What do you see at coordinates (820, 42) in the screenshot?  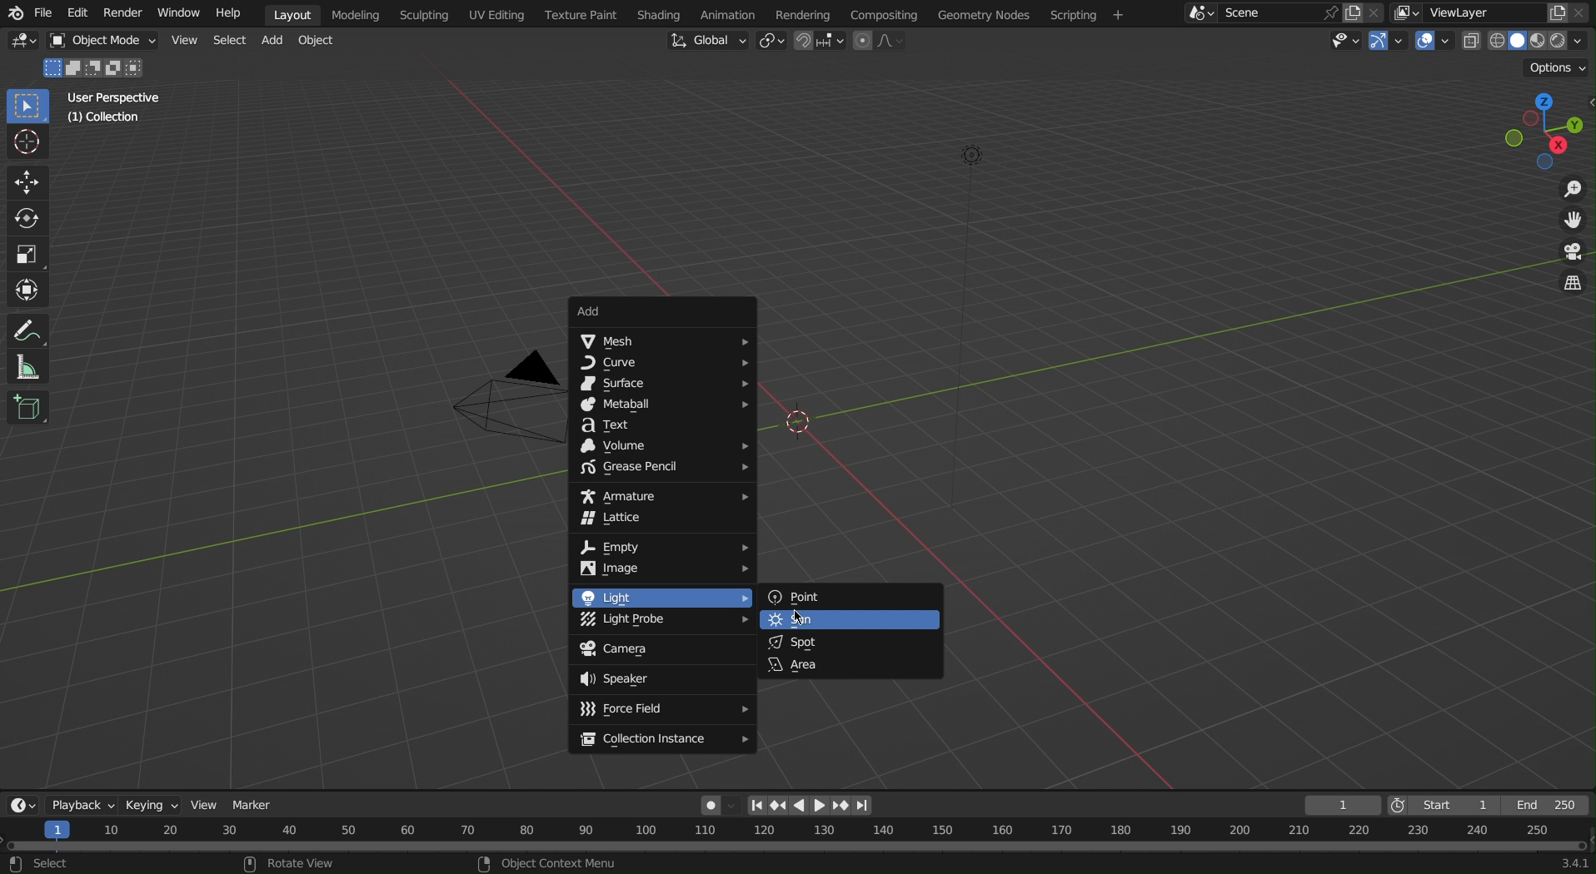 I see `Snapping` at bounding box center [820, 42].